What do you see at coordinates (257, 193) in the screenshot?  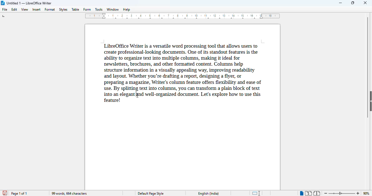 I see `standard selection` at bounding box center [257, 193].